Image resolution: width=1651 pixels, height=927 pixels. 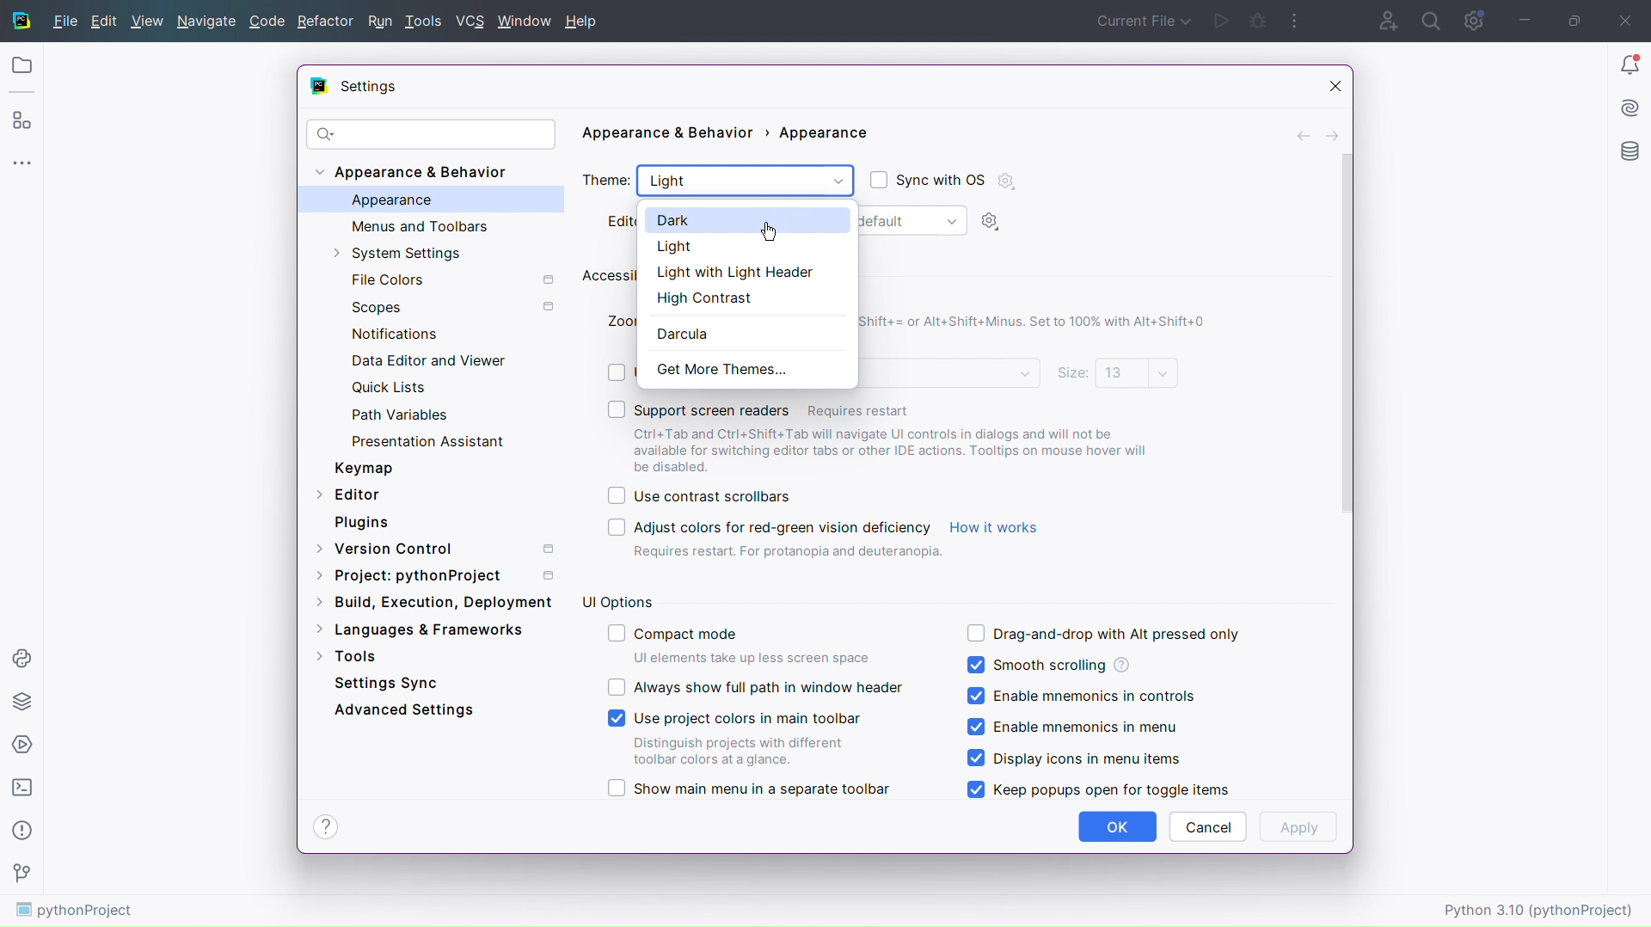 What do you see at coordinates (1140, 21) in the screenshot?
I see `Current File` at bounding box center [1140, 21].